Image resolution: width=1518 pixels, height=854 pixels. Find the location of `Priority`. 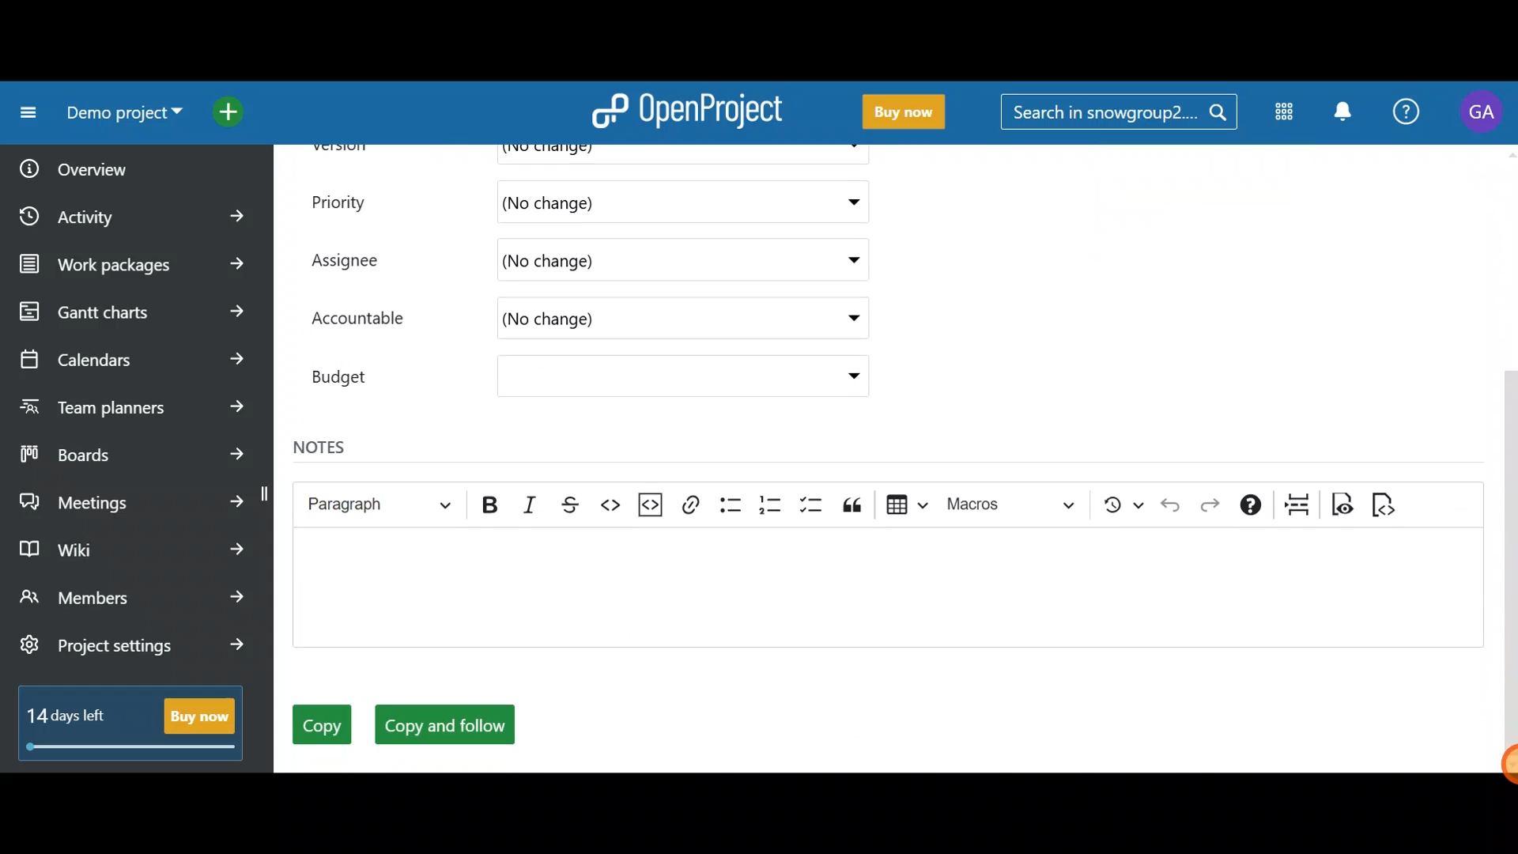

Priority is located at coordinates (350, 202).